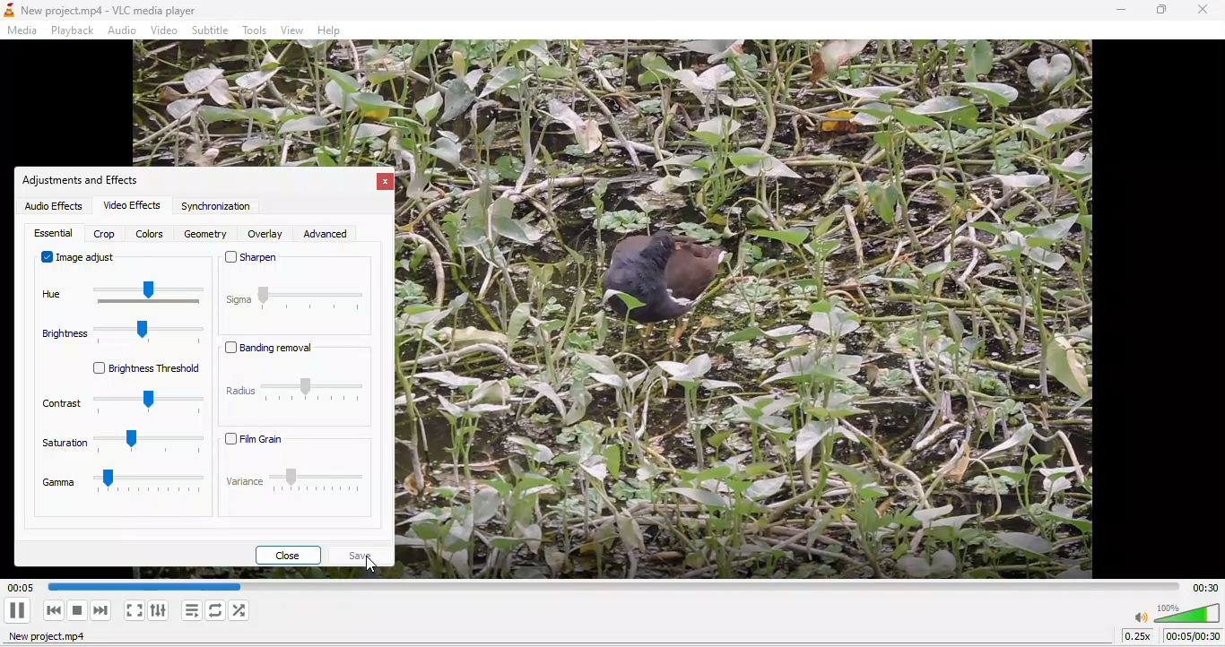  I want to click on tools, so click(256, 31).